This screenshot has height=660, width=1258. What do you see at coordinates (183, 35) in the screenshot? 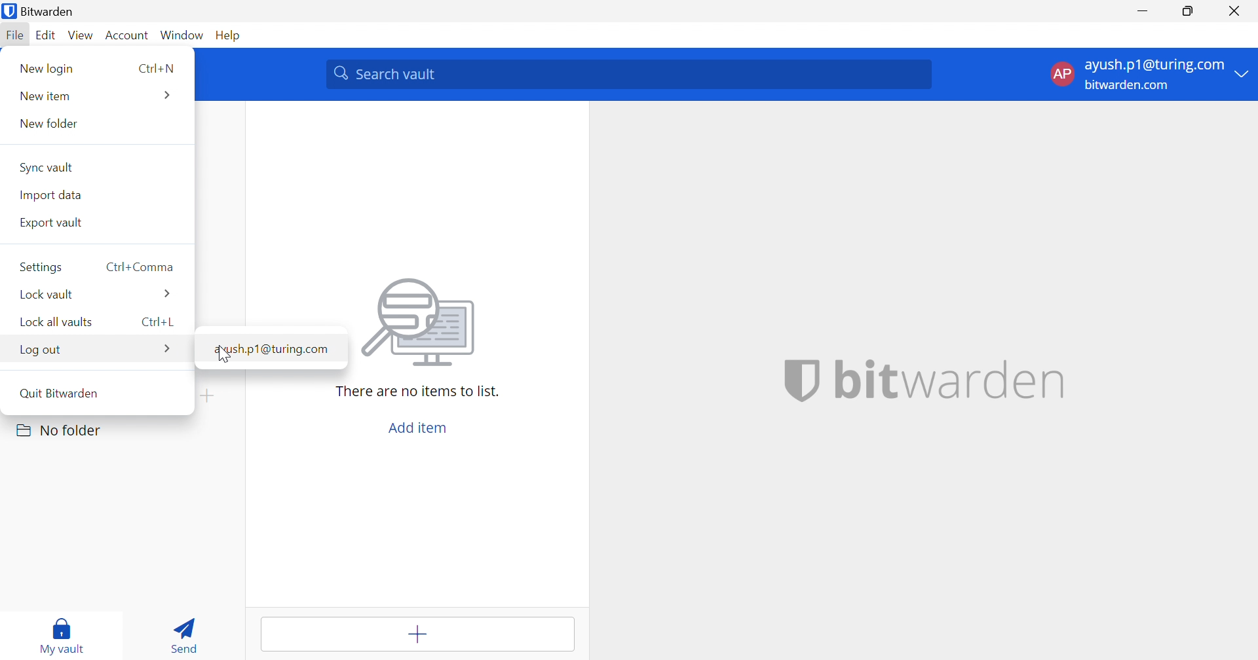
I see `Window` at bounding box center [183, 35].